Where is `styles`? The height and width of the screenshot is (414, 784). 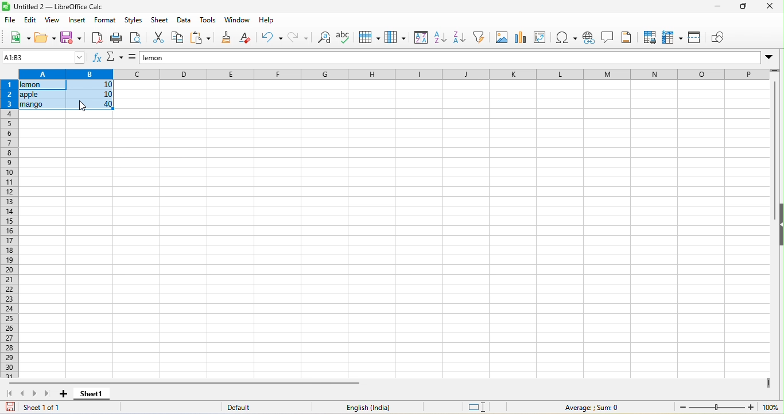
styles is located at coordinates (136, 21).